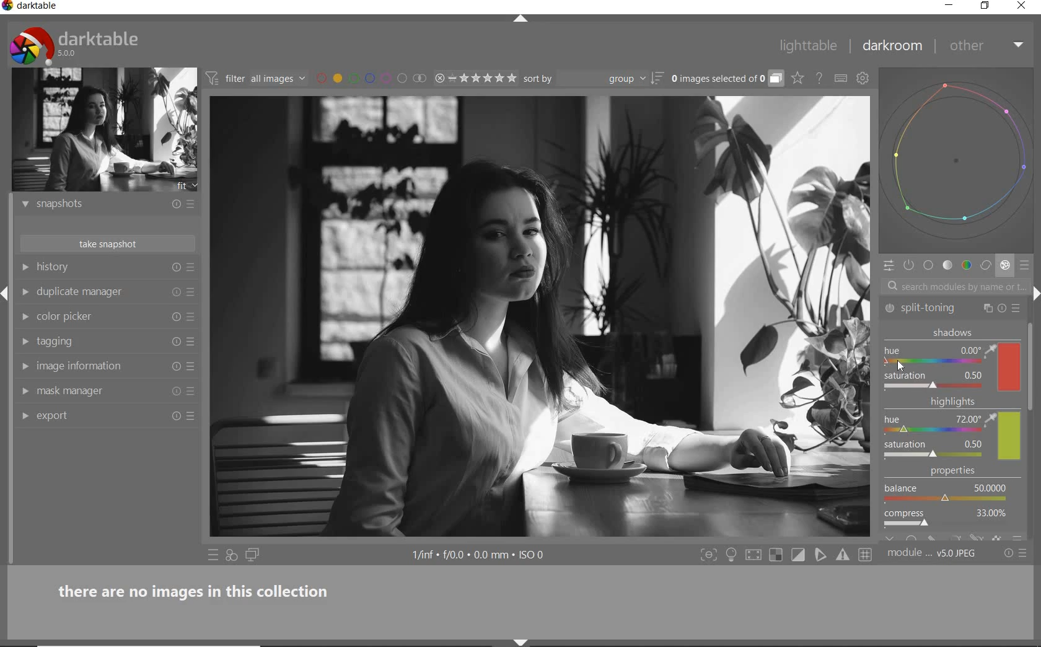 This screenshot has height=647, width=1041. I want to click on tagging, so click(97, 341).